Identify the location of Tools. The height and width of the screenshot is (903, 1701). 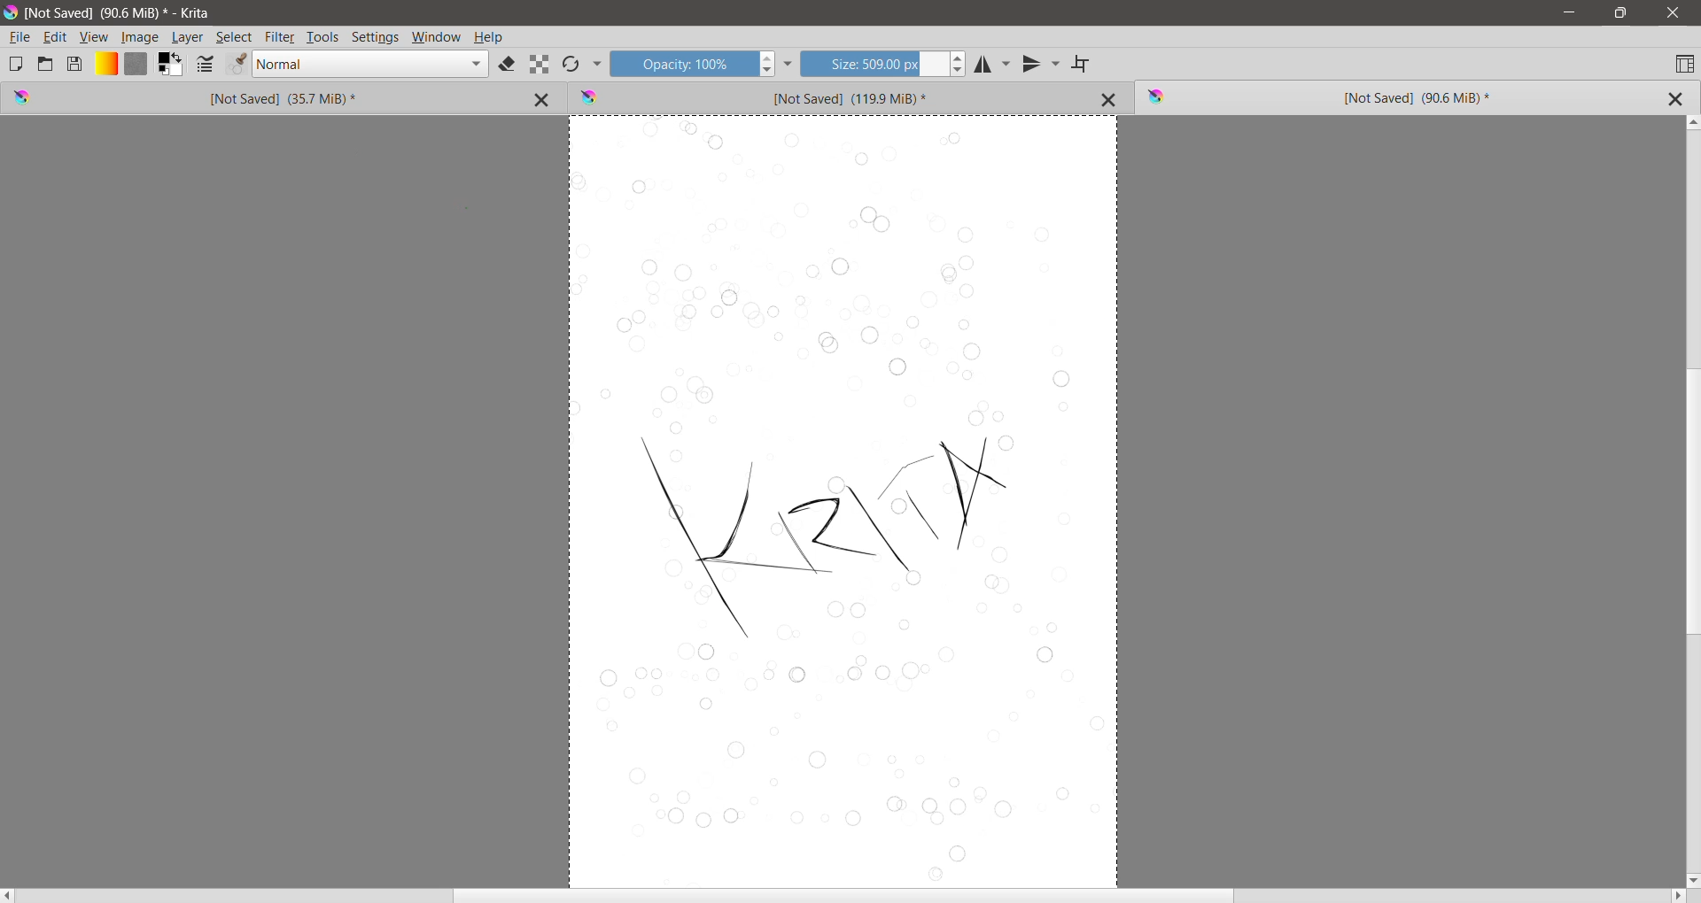
(322, 38).